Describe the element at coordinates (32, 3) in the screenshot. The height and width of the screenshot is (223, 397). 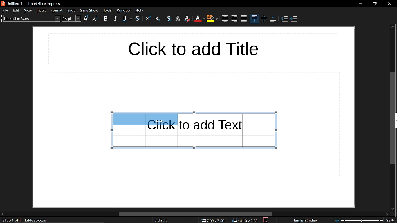
I see `untitled 1- libreoffice impress` at that location.